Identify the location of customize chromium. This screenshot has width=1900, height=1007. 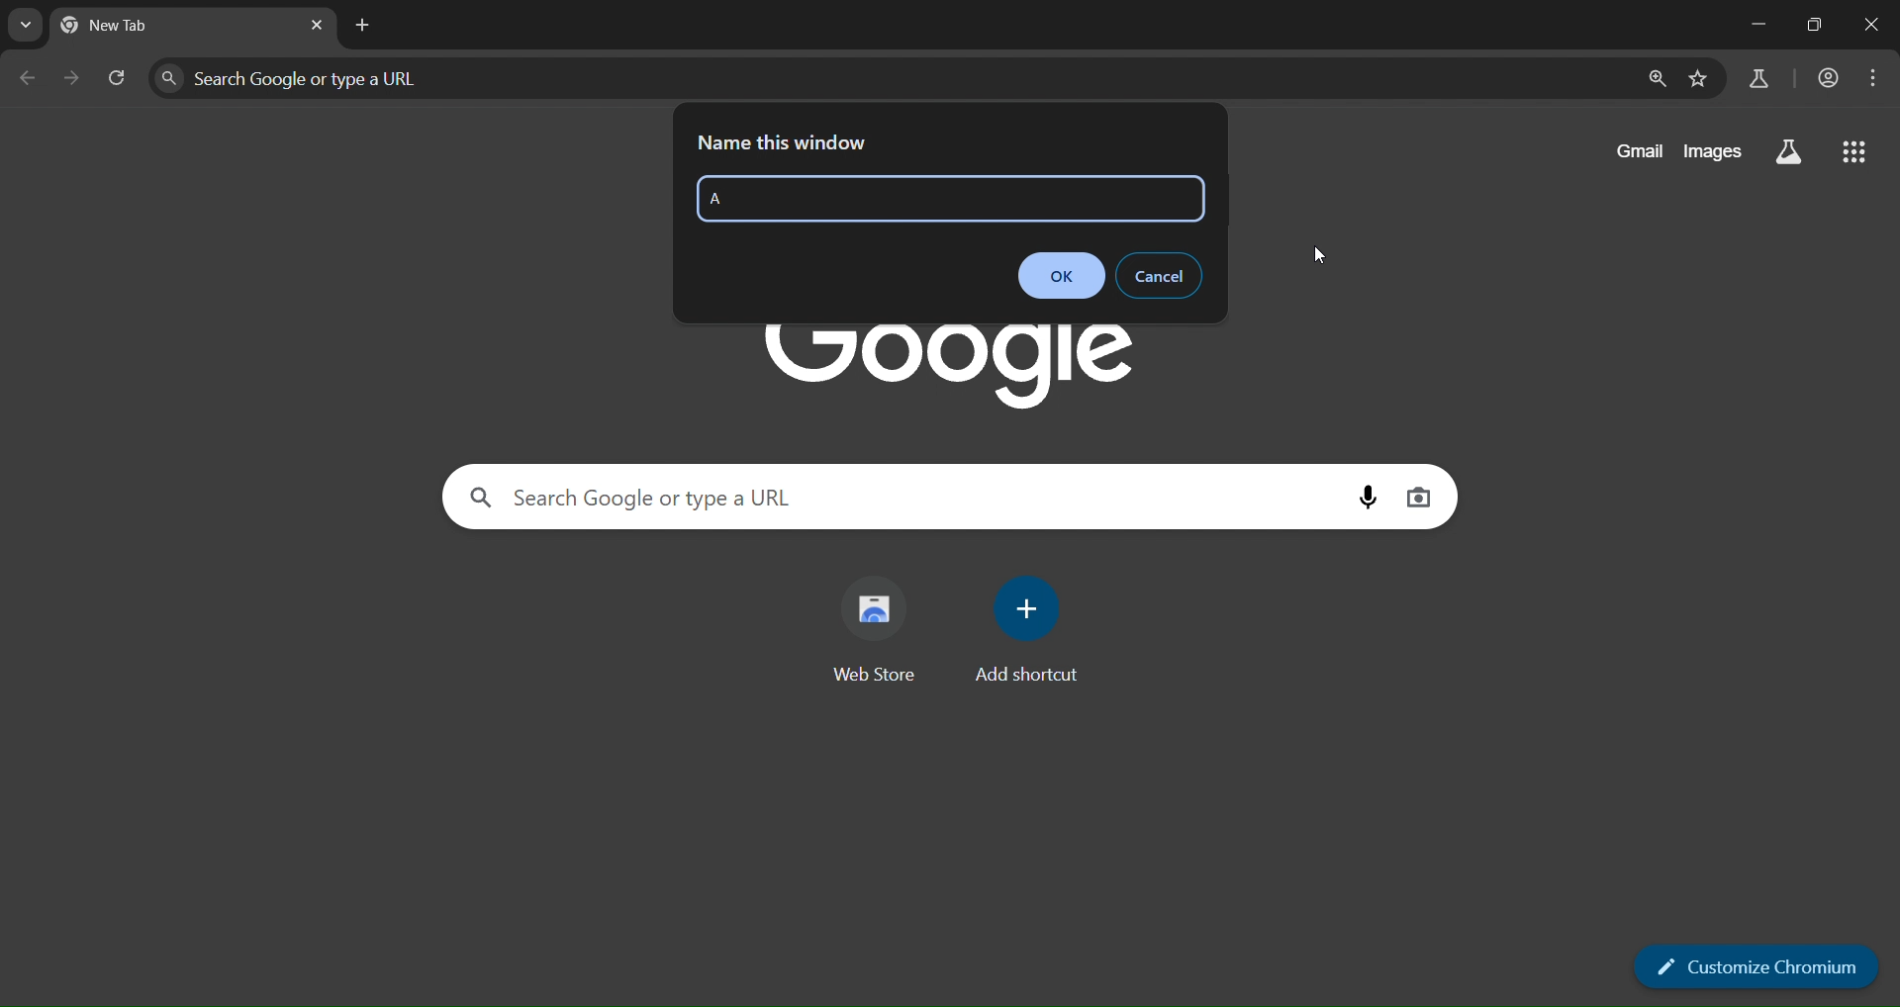
(1758, 964).